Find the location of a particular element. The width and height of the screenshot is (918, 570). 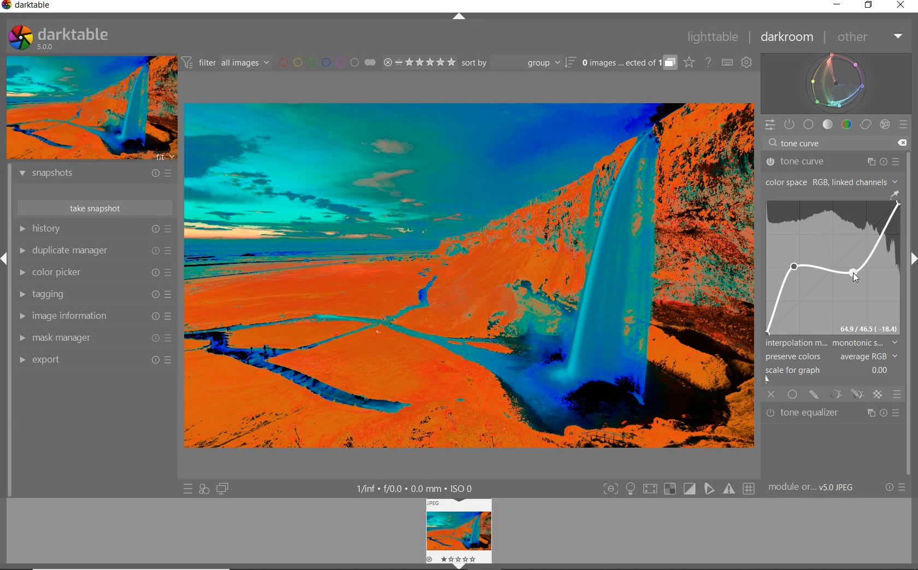

SHOW GLOBAL PREFERENCES is located at coordinates (746, 62).